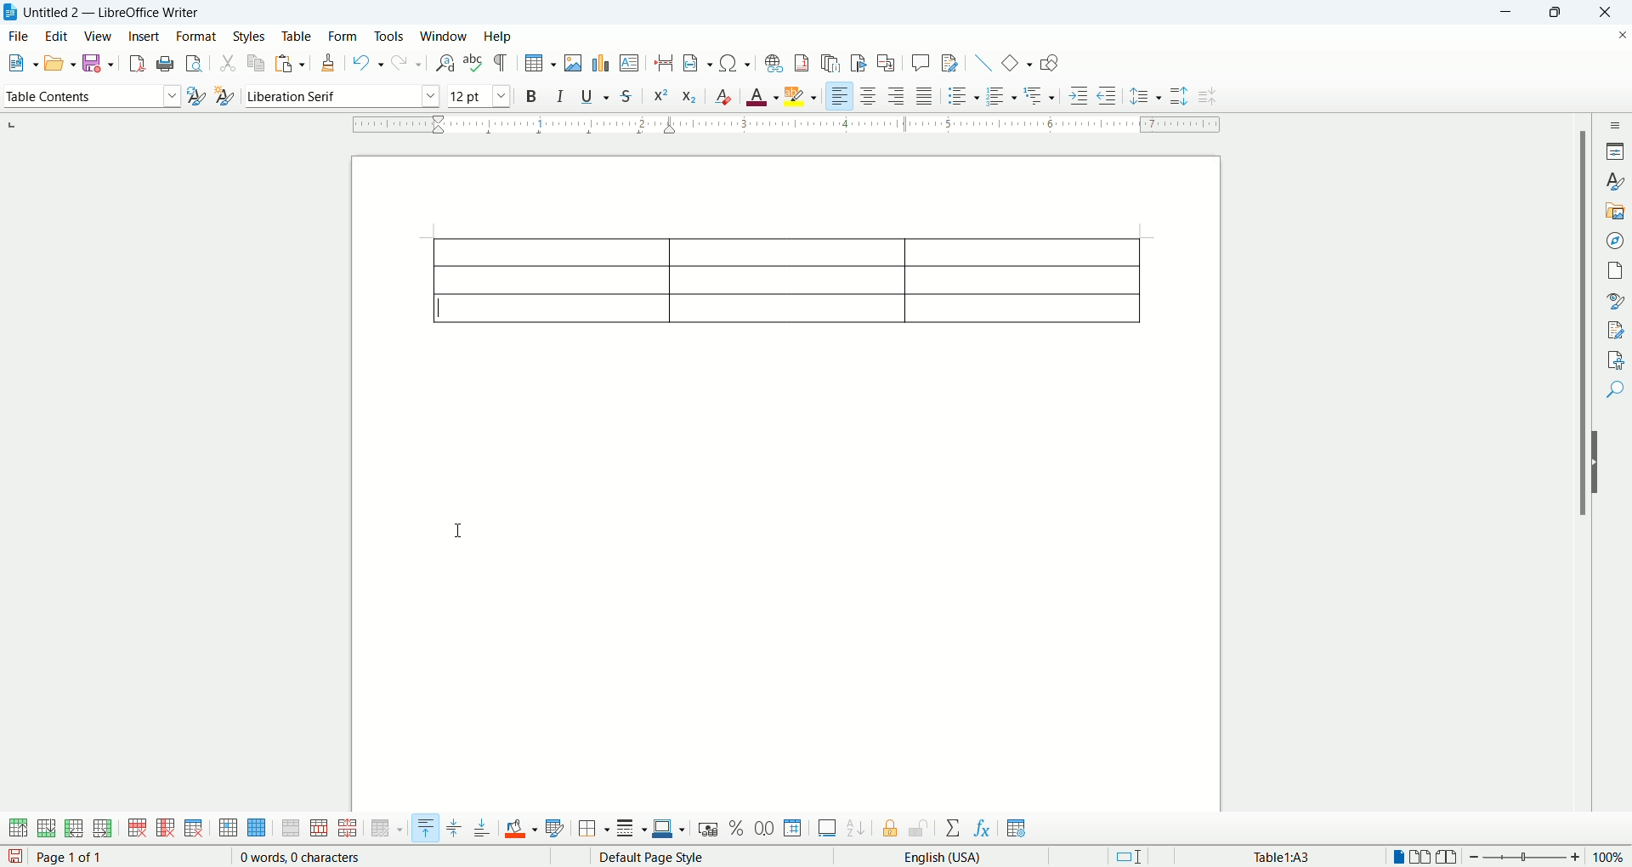 This screenshot has height=867, width=1632. What do you see at coordinates (138, 63) in the screenshot?
I see `export as PDF` at bounding box center [138, 63].